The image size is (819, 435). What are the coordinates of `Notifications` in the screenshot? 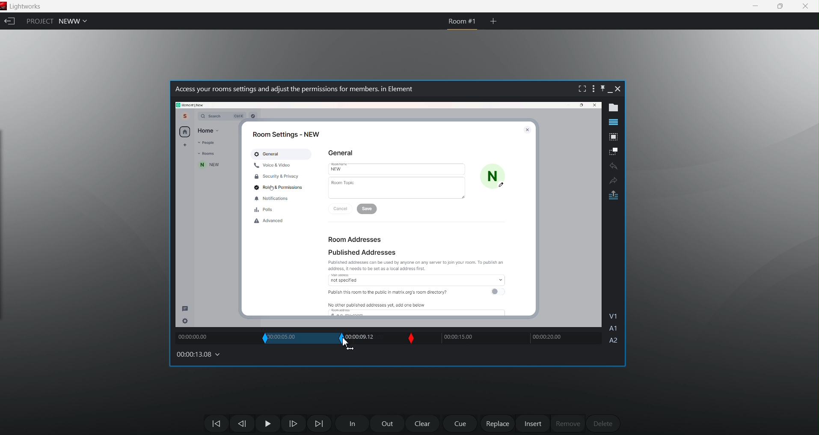 It's located at (273, 198).